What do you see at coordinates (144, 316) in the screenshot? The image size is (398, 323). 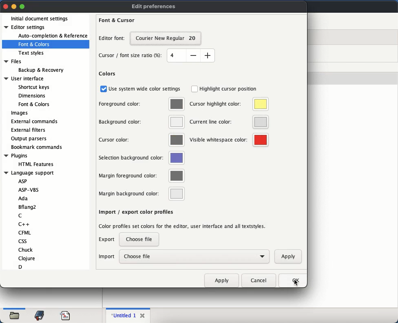 I see `close` at bounding box center [144, 316].